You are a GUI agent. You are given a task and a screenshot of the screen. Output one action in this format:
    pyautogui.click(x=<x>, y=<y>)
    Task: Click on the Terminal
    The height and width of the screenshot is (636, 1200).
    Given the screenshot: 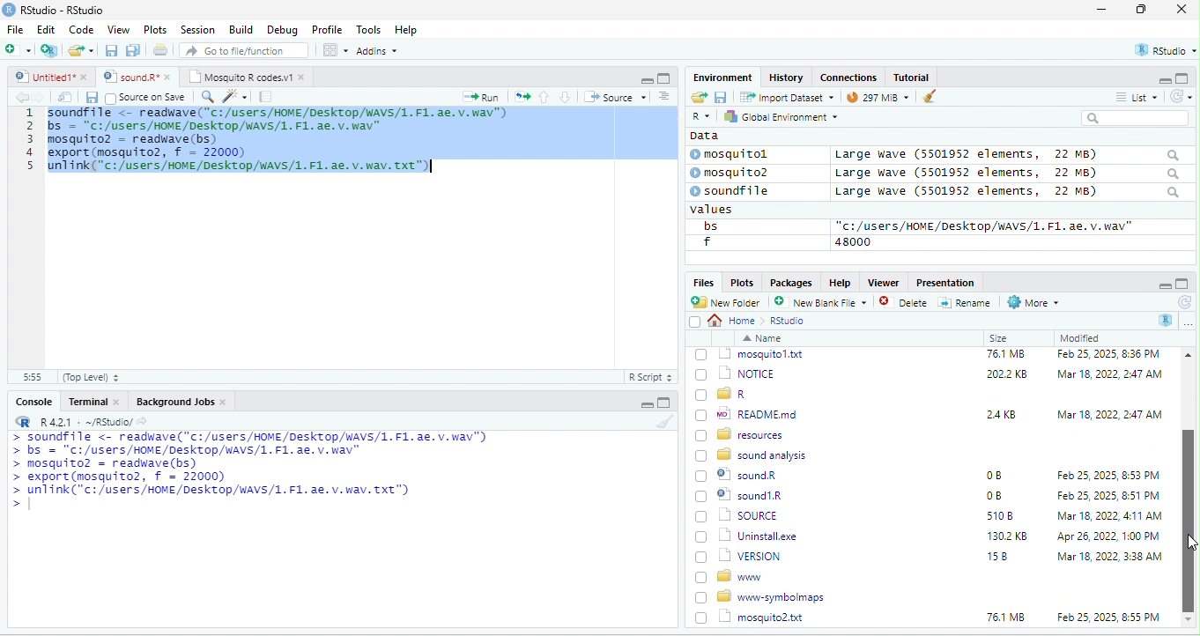 What is the action you would take?
    pyautogui.click(x=94, y=401)
    